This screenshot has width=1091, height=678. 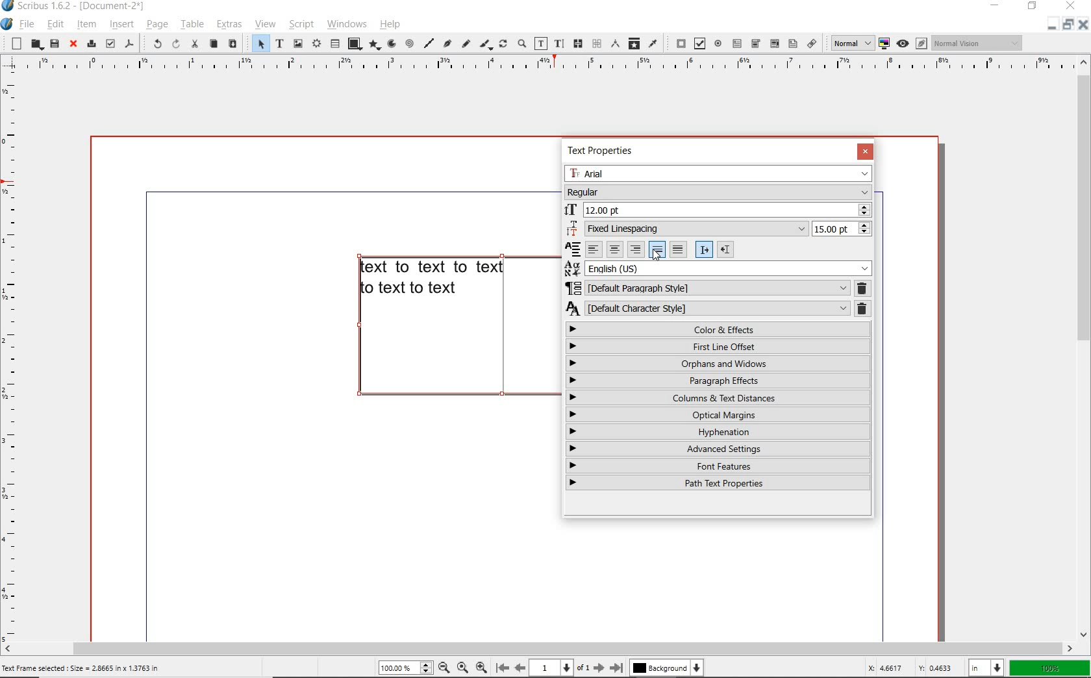 What do you see at coordinates (461, 666) in the screenshot?
I see `default zoom` at bounding box center [461, 666].